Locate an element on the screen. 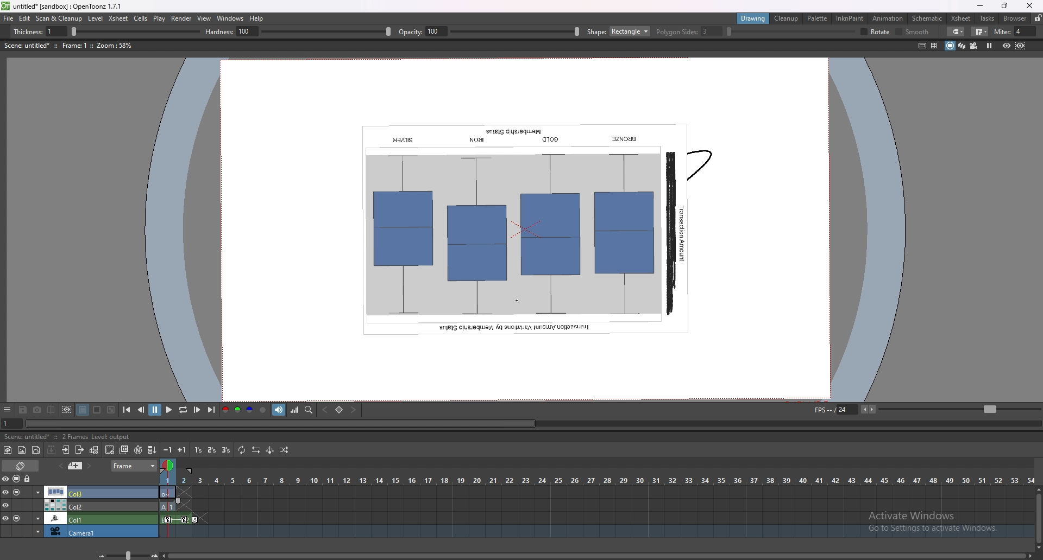 This screenshot has height=560, width=1043. inknpaint is located at coordinates (850, 18).